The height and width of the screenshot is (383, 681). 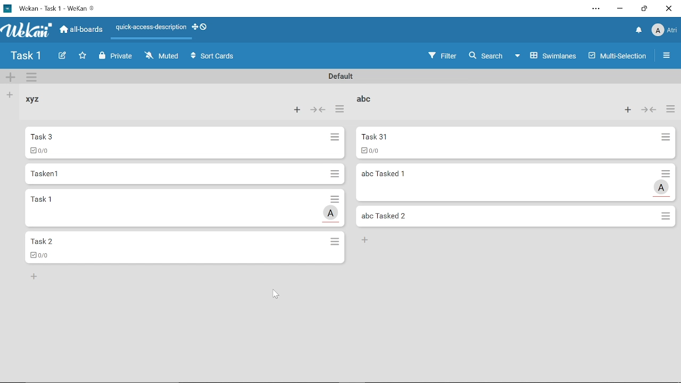 I want to click on Add, so click(x=292, y=109).